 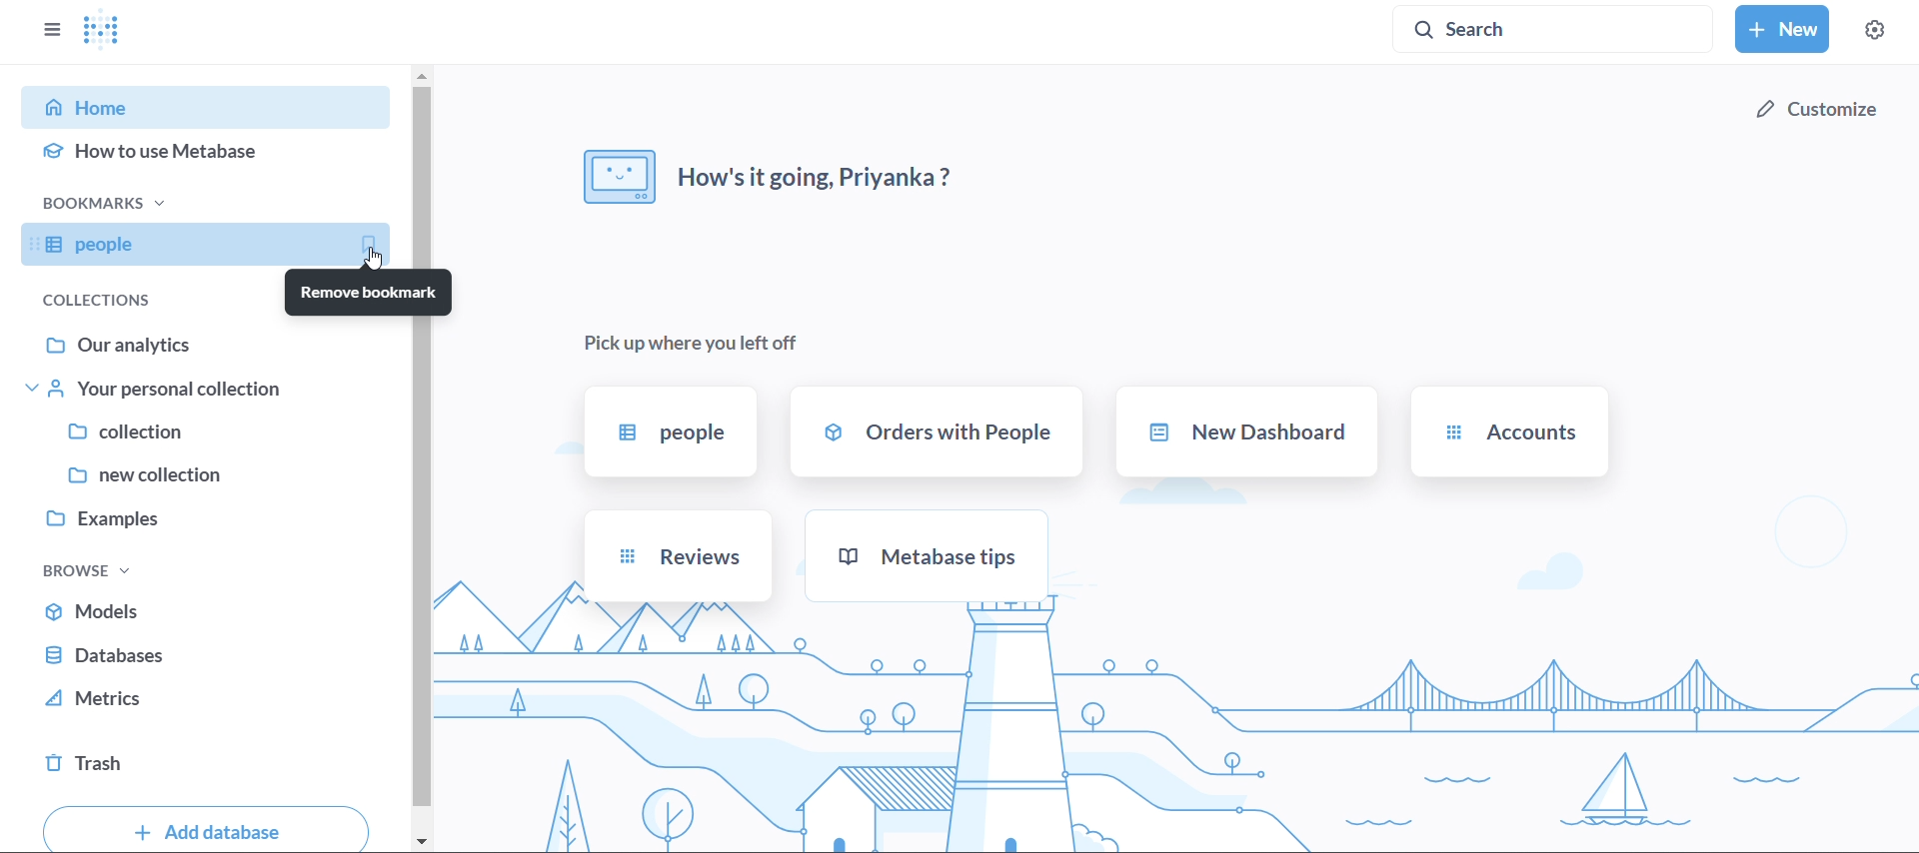 I want to click on settings, so click(x=1875, y=26).